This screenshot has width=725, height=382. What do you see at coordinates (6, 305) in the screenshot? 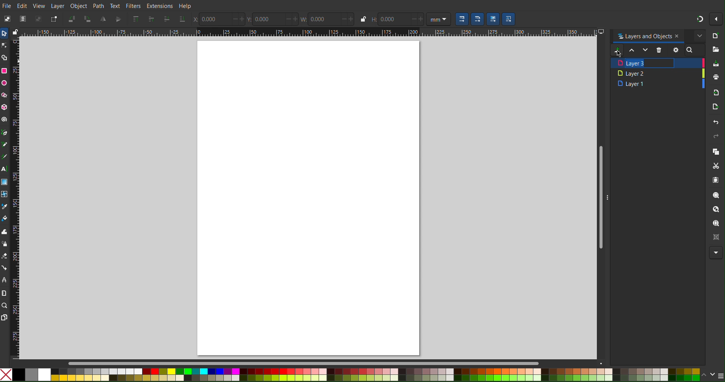
I see `Zoom Tool` at bounding box center [6, 305].